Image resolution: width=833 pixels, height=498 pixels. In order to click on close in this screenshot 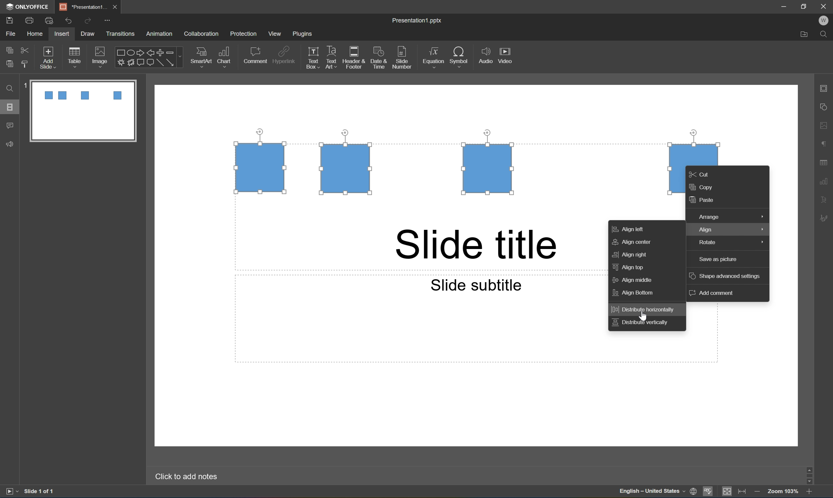, I will do `click(824, 6)`.